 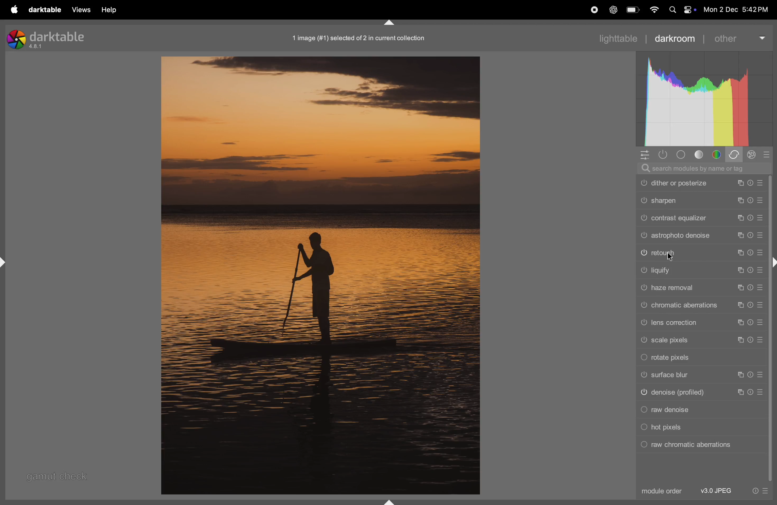 What do you see at coordinates (653, 10) in the screenshot?
I see `wifi` at bounding box center [653, 10].